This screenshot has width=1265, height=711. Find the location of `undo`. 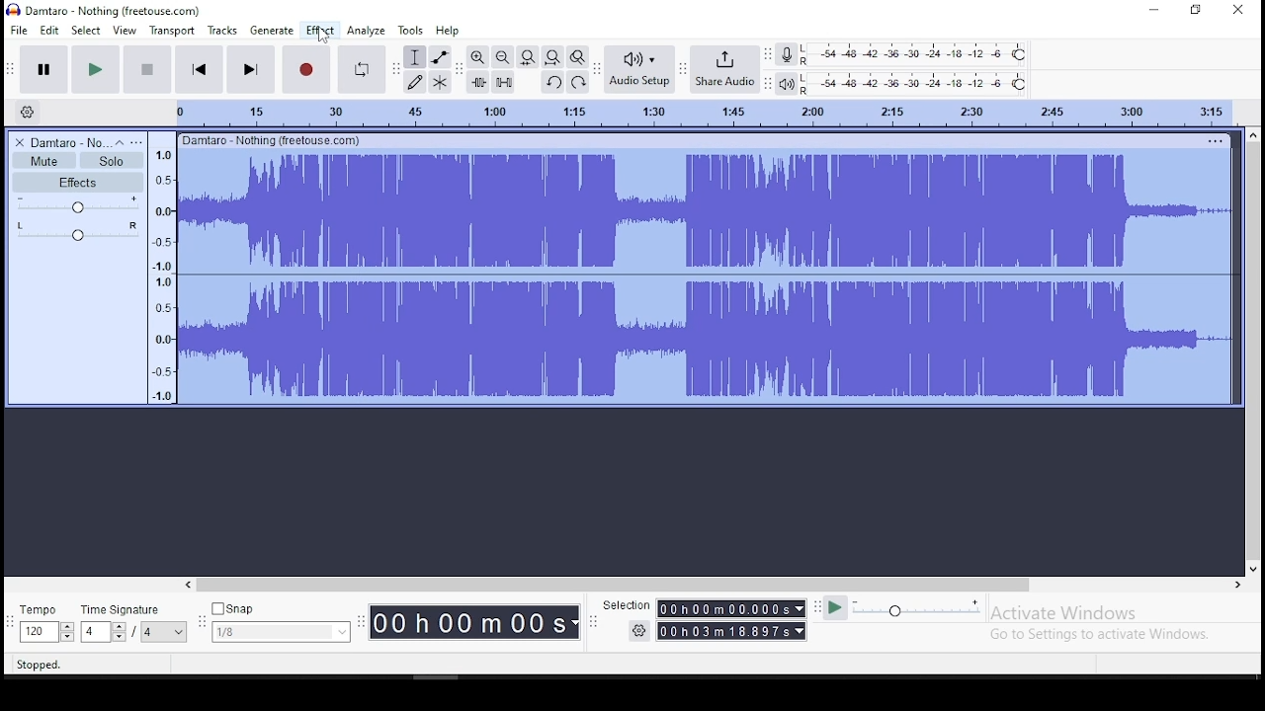

undo is located at coordinates (554, 83).